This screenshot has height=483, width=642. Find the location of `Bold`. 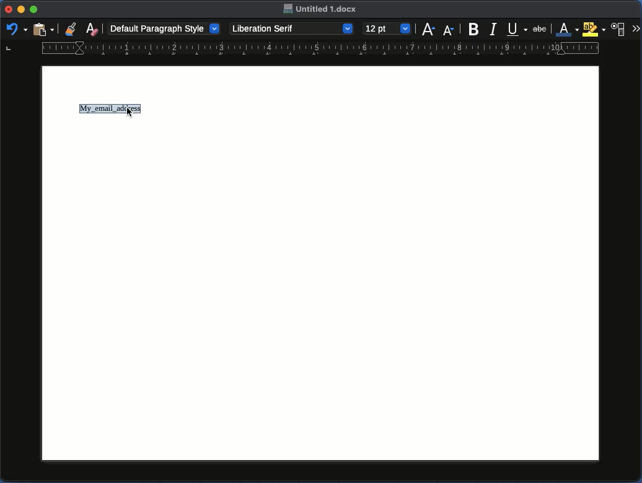

Bold is located at coordinates (474, 29).